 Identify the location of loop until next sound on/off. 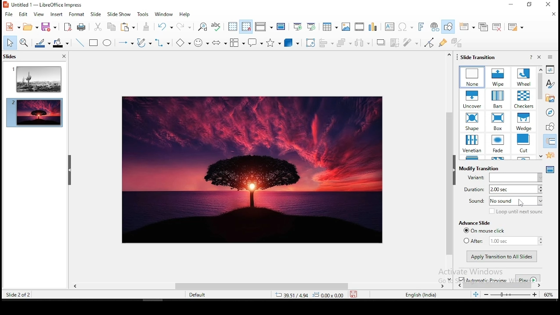
(516, 212).